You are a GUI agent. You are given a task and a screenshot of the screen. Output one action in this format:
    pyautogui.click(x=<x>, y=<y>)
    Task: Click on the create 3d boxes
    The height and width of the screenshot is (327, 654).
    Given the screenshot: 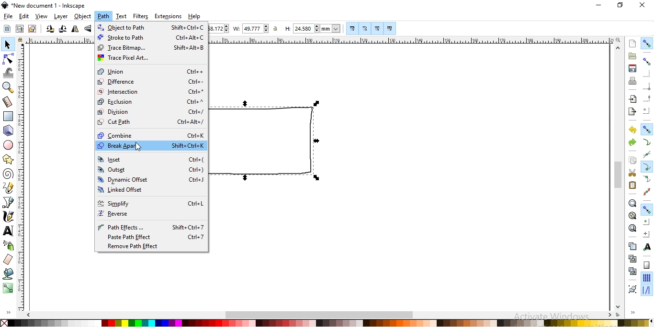 What is the action you would take?
    pyautogui.click(x=8, y=131)
    